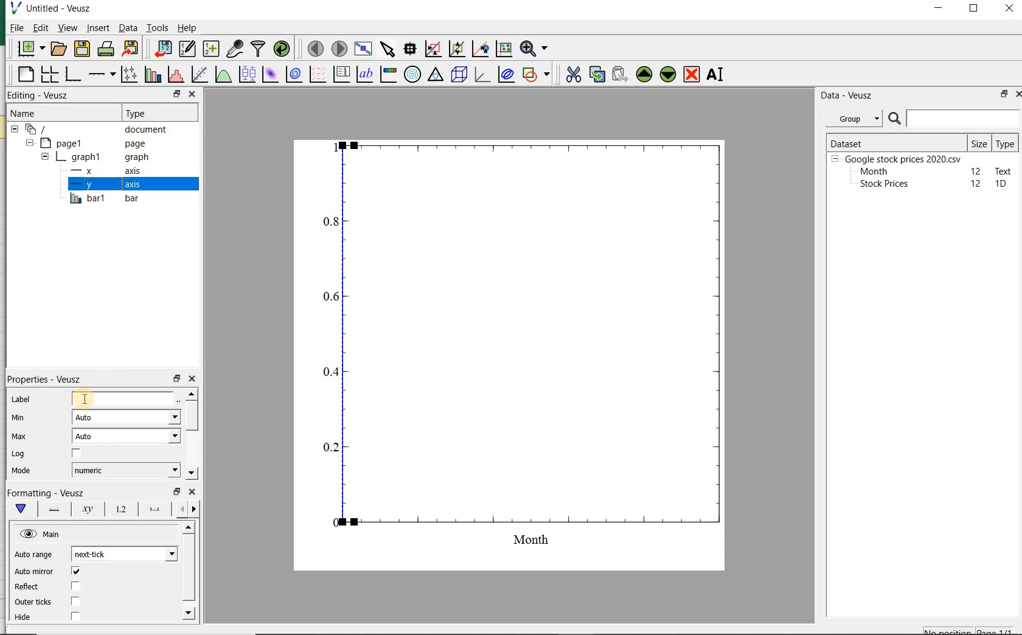 Image resolution: width=1022 pixels, height=635 pixels. Describe the element at coordinates (47, 493) in the screenshot. I see `Formatting - Veusz` at that location.